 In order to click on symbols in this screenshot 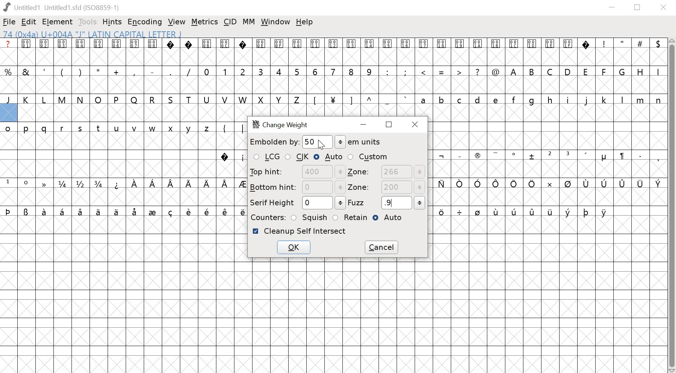, I will do `click(231, 157)`.